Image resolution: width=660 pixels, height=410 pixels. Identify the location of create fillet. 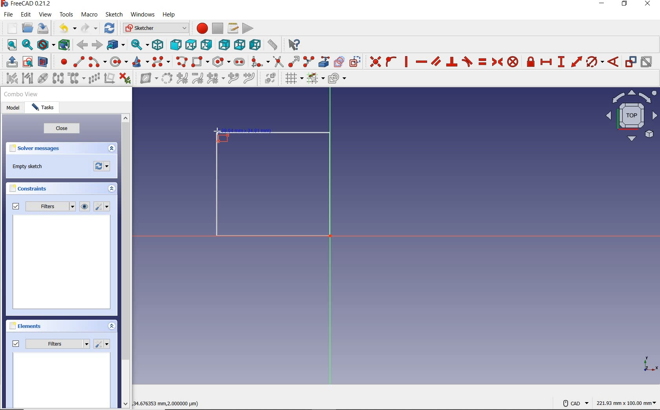
(259, 62).